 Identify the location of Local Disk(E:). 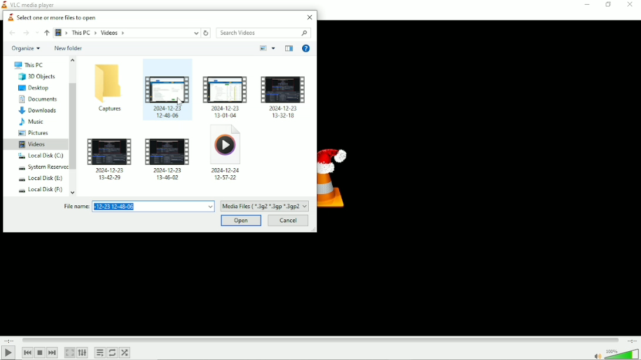
(38, 179).